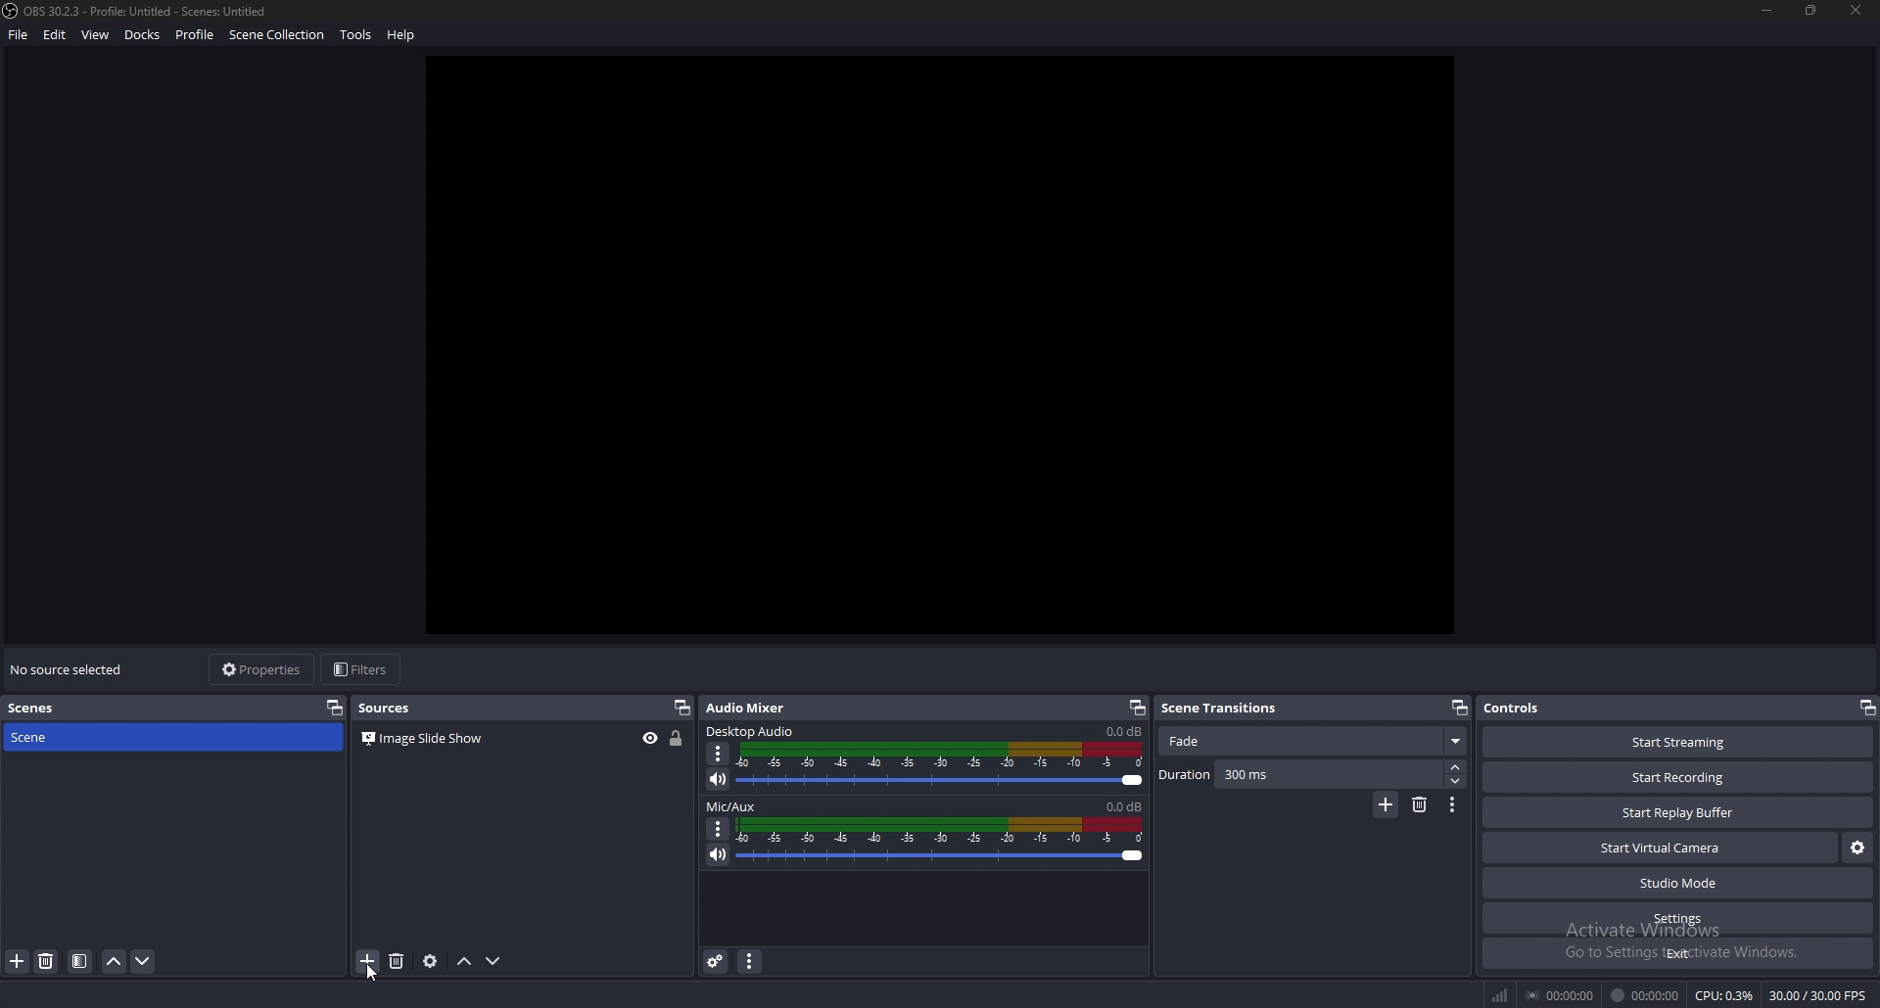 The width and height of the screenshot is (1880, 1008). What do you see at coordinates (70, 668) in the screenshot?
I see `no source selected` at bounding box center [70, 668].